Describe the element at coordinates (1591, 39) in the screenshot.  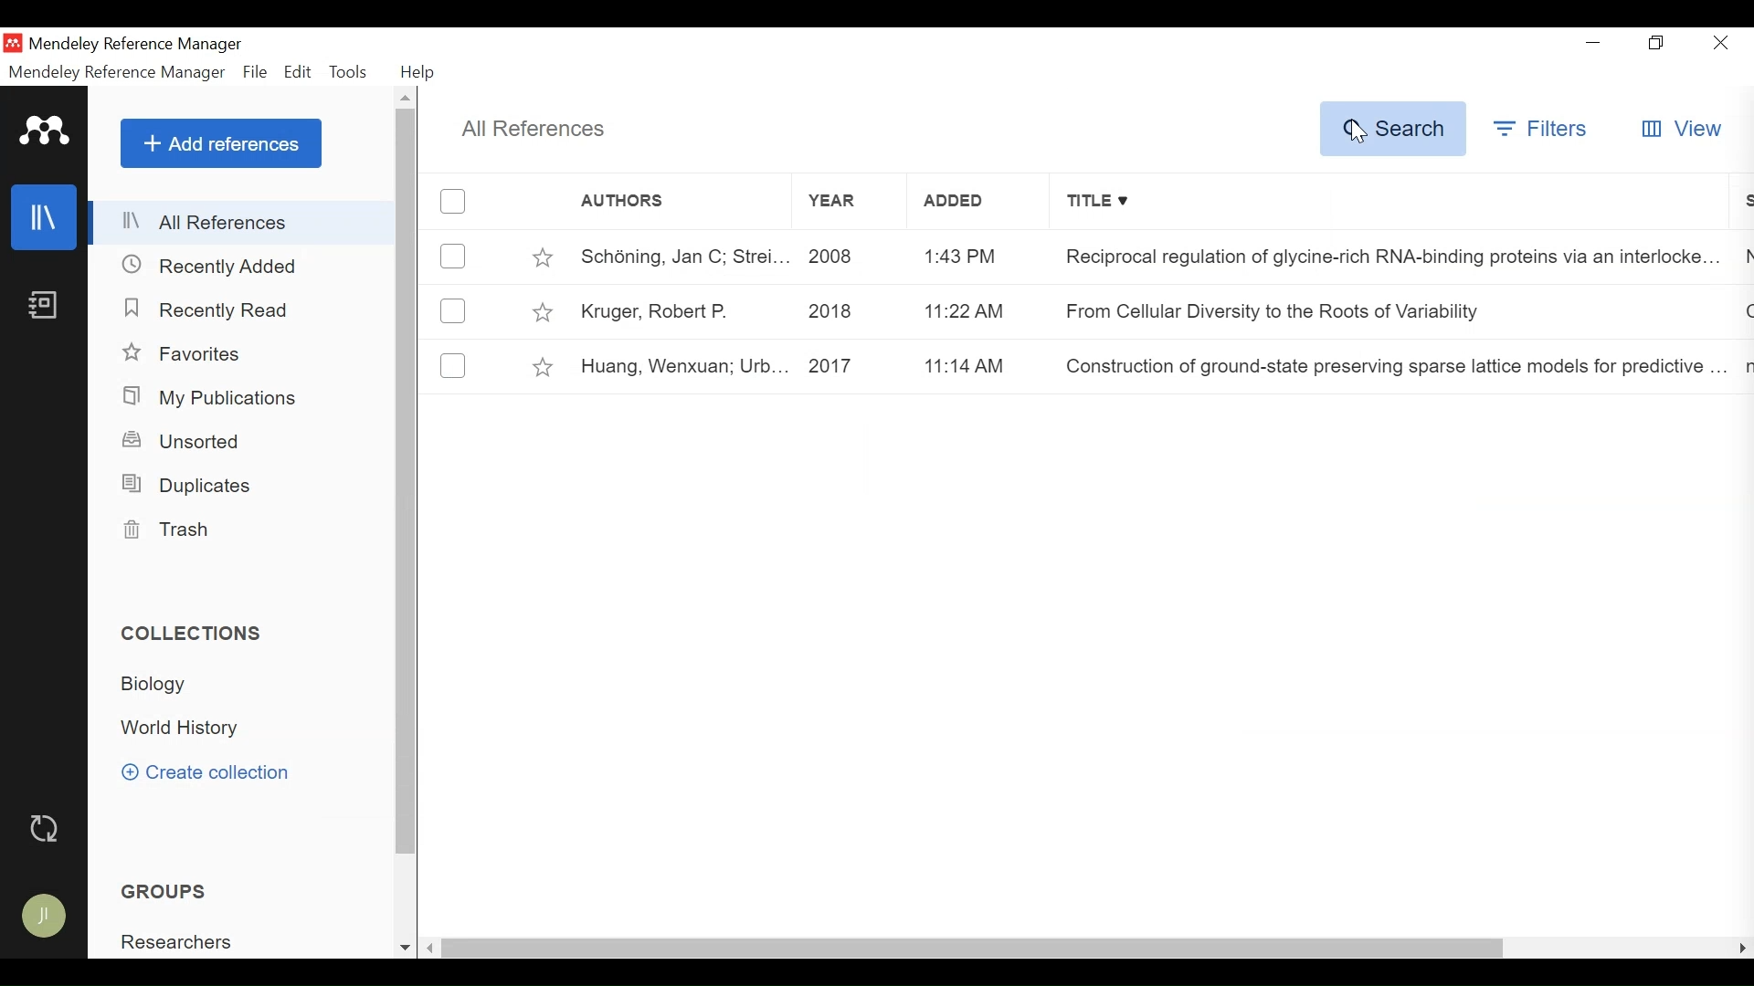
I see `minimize` at that location.